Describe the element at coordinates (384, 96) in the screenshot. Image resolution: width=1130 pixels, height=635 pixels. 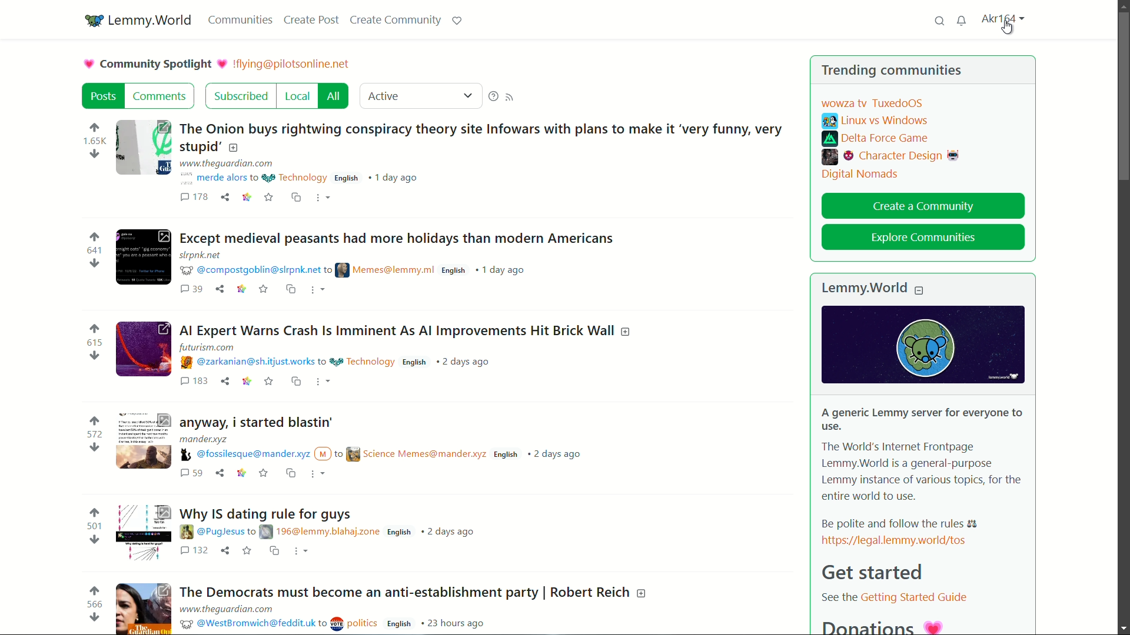
I see `active` at that location.